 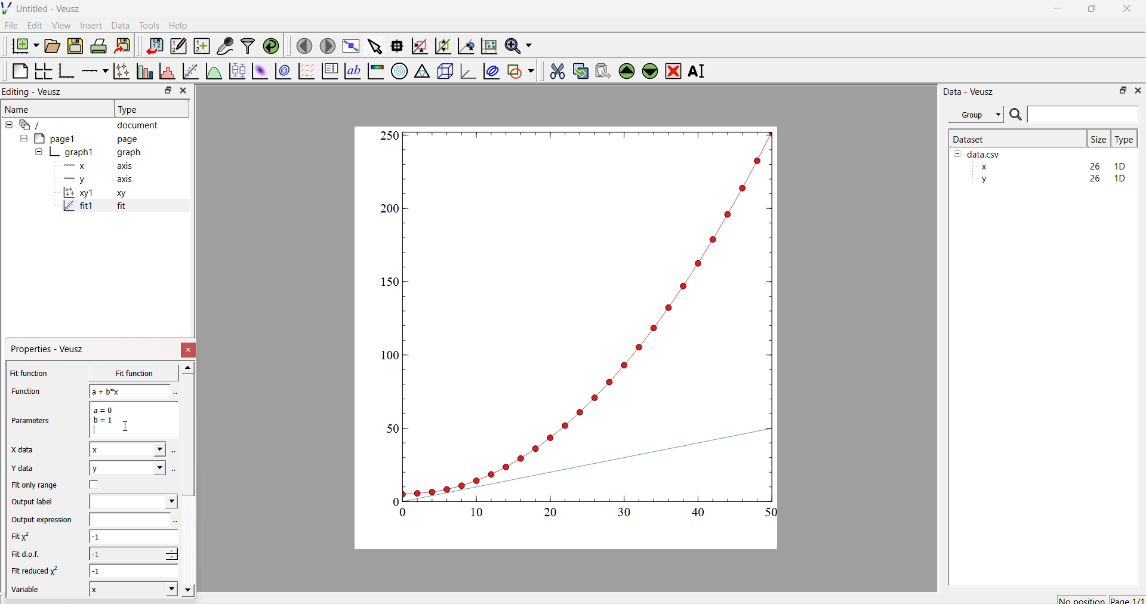 I want to click on x axis, so click(x=97, y=165).